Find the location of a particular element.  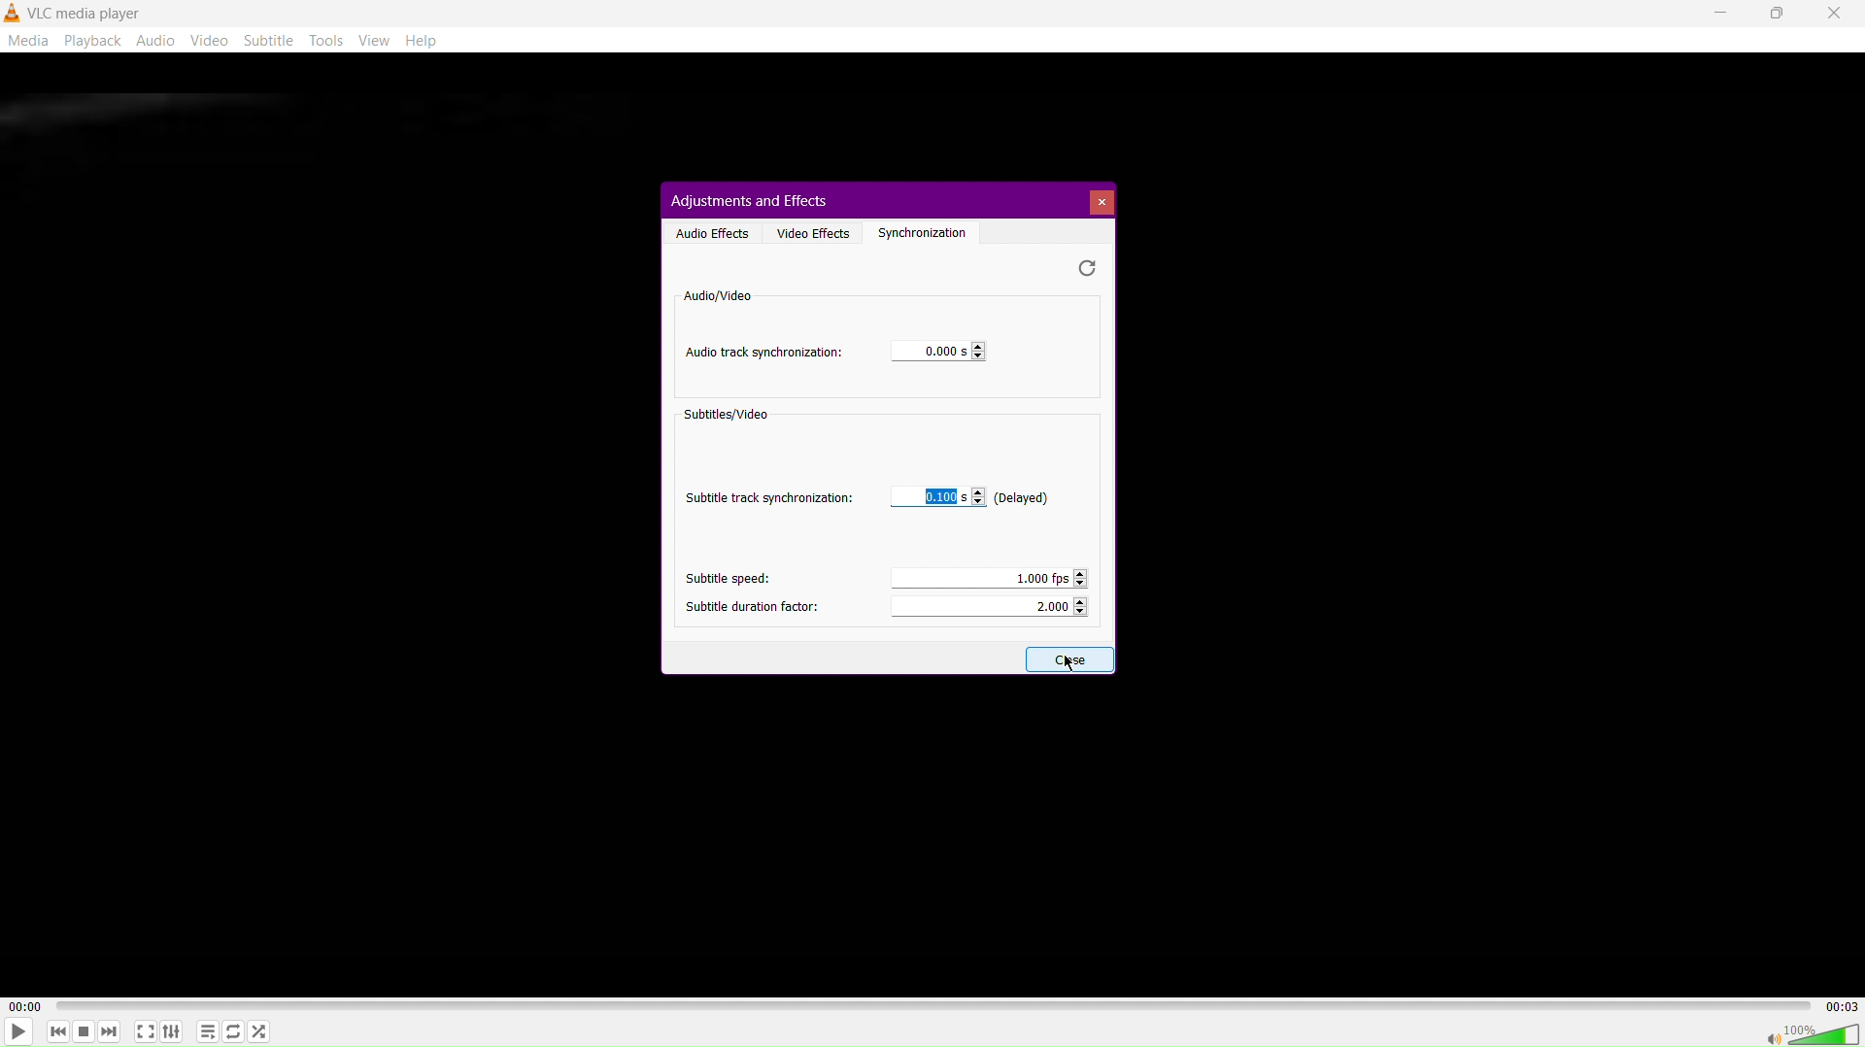

Skip forward is located at coordinates (110, 1030).